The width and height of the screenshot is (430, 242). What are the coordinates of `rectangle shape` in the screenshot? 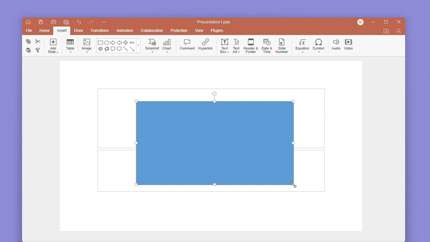 It's located at (100, 43).